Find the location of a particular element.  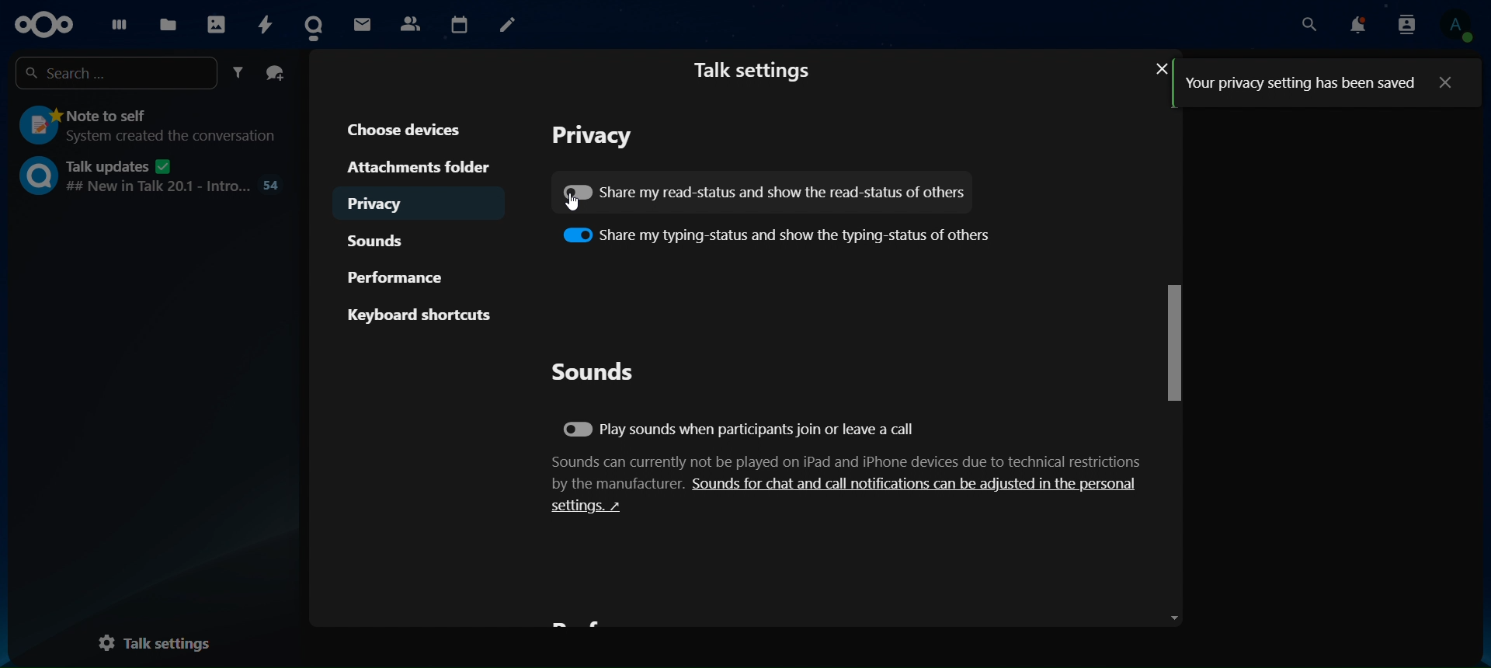

Scroll Bar is located at coordinates (1171, 362).